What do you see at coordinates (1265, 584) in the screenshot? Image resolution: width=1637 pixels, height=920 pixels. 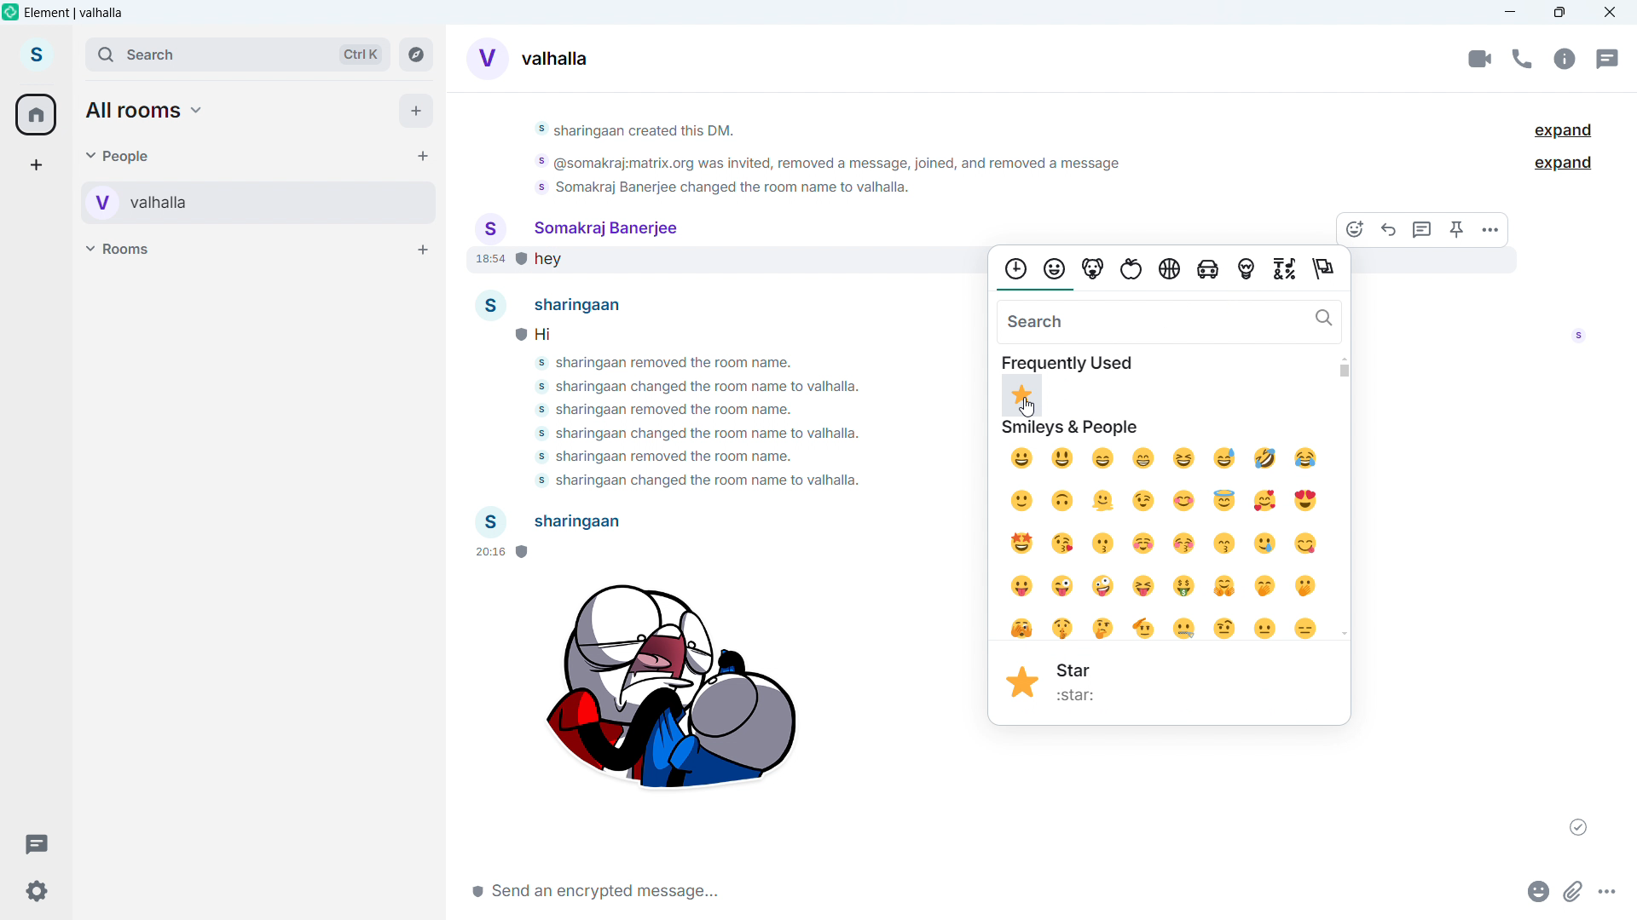 I see `face with hand cover mouth` at bounding box center [1265, 584].